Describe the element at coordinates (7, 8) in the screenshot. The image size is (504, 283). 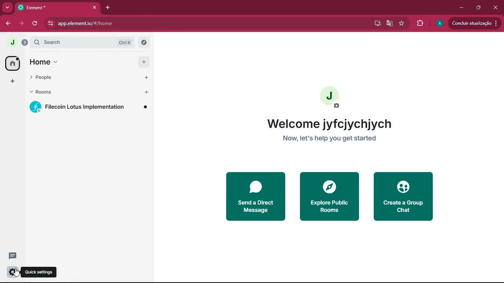
I see `more` at that location.